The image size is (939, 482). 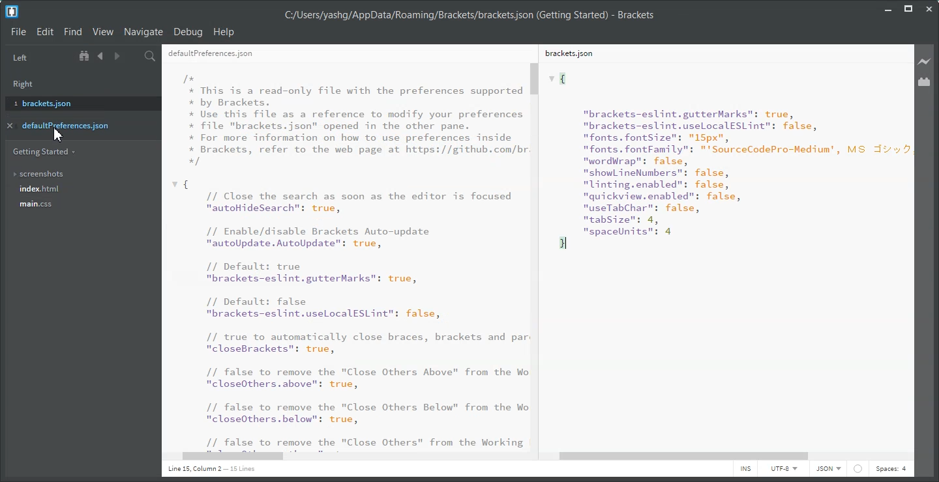 What do you see at coordinates (18, 31) in the screenshot?
I see `File` at bounding box center [18, 31].